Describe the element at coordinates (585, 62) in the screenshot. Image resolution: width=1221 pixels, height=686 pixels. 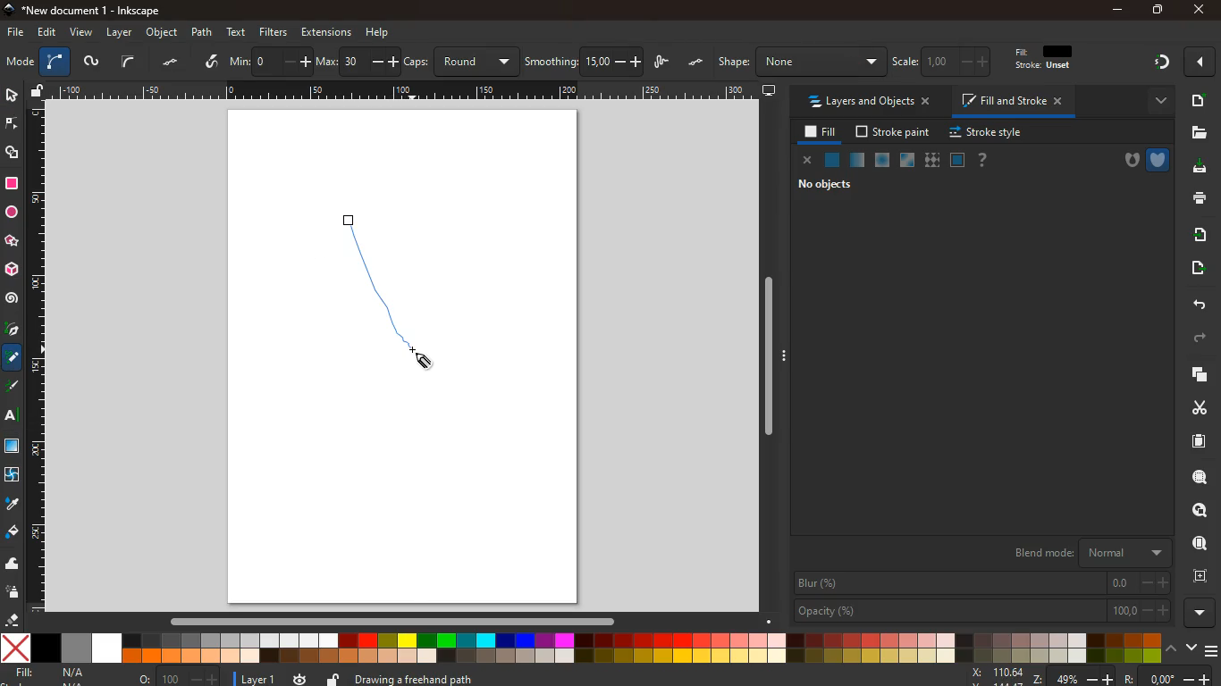
I see `smoothing` at that location.